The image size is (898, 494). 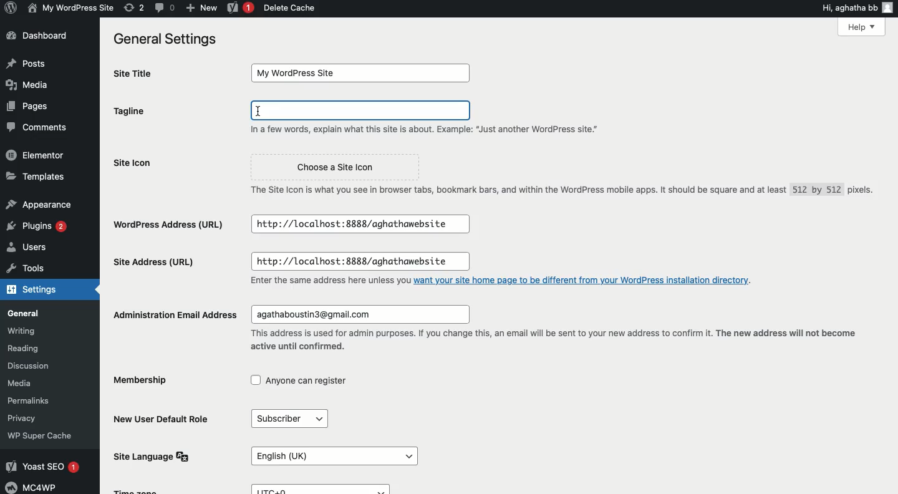 What do you see at coordinates (322, 488) in the screenshot?
I see `UTC+0` at bounding box center [322, 488].